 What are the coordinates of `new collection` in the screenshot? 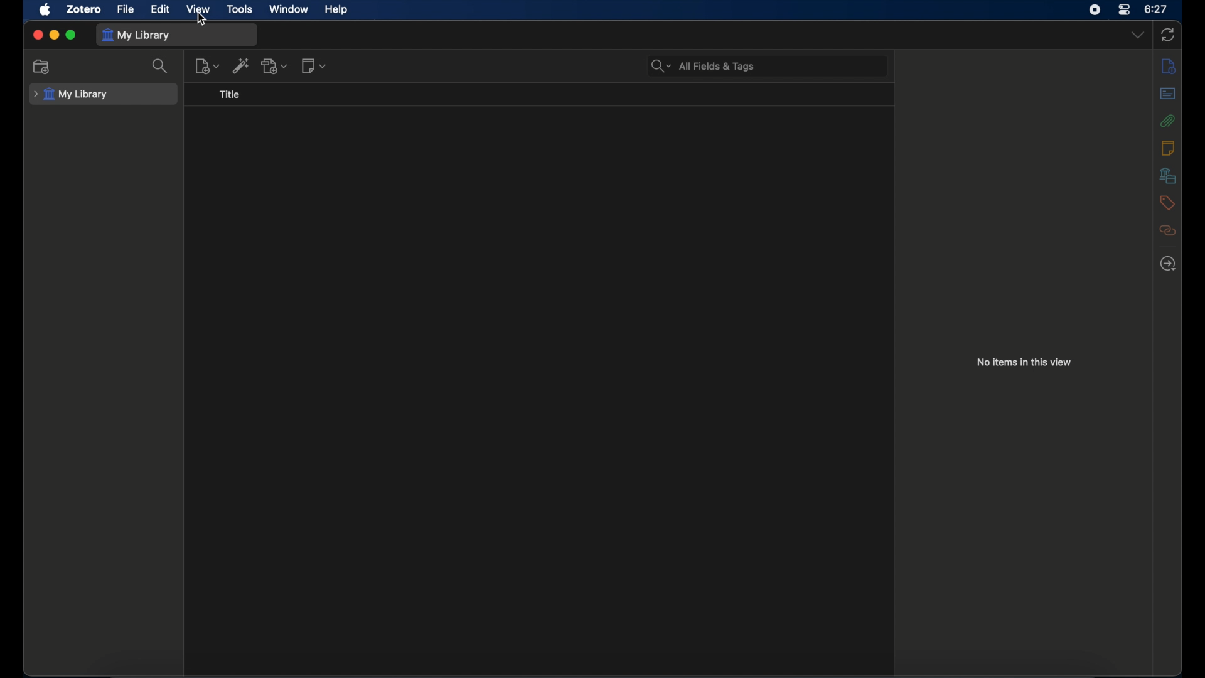 It's located at (42, 67).